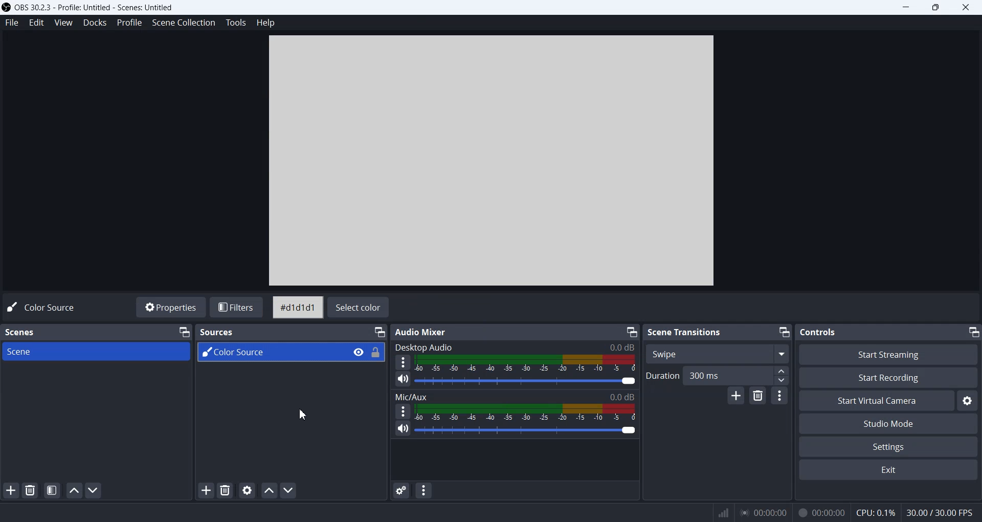 The image size is (982, 522). Describe the element at coordinates (403, 411) in the screenshot. I see `More` at that location.